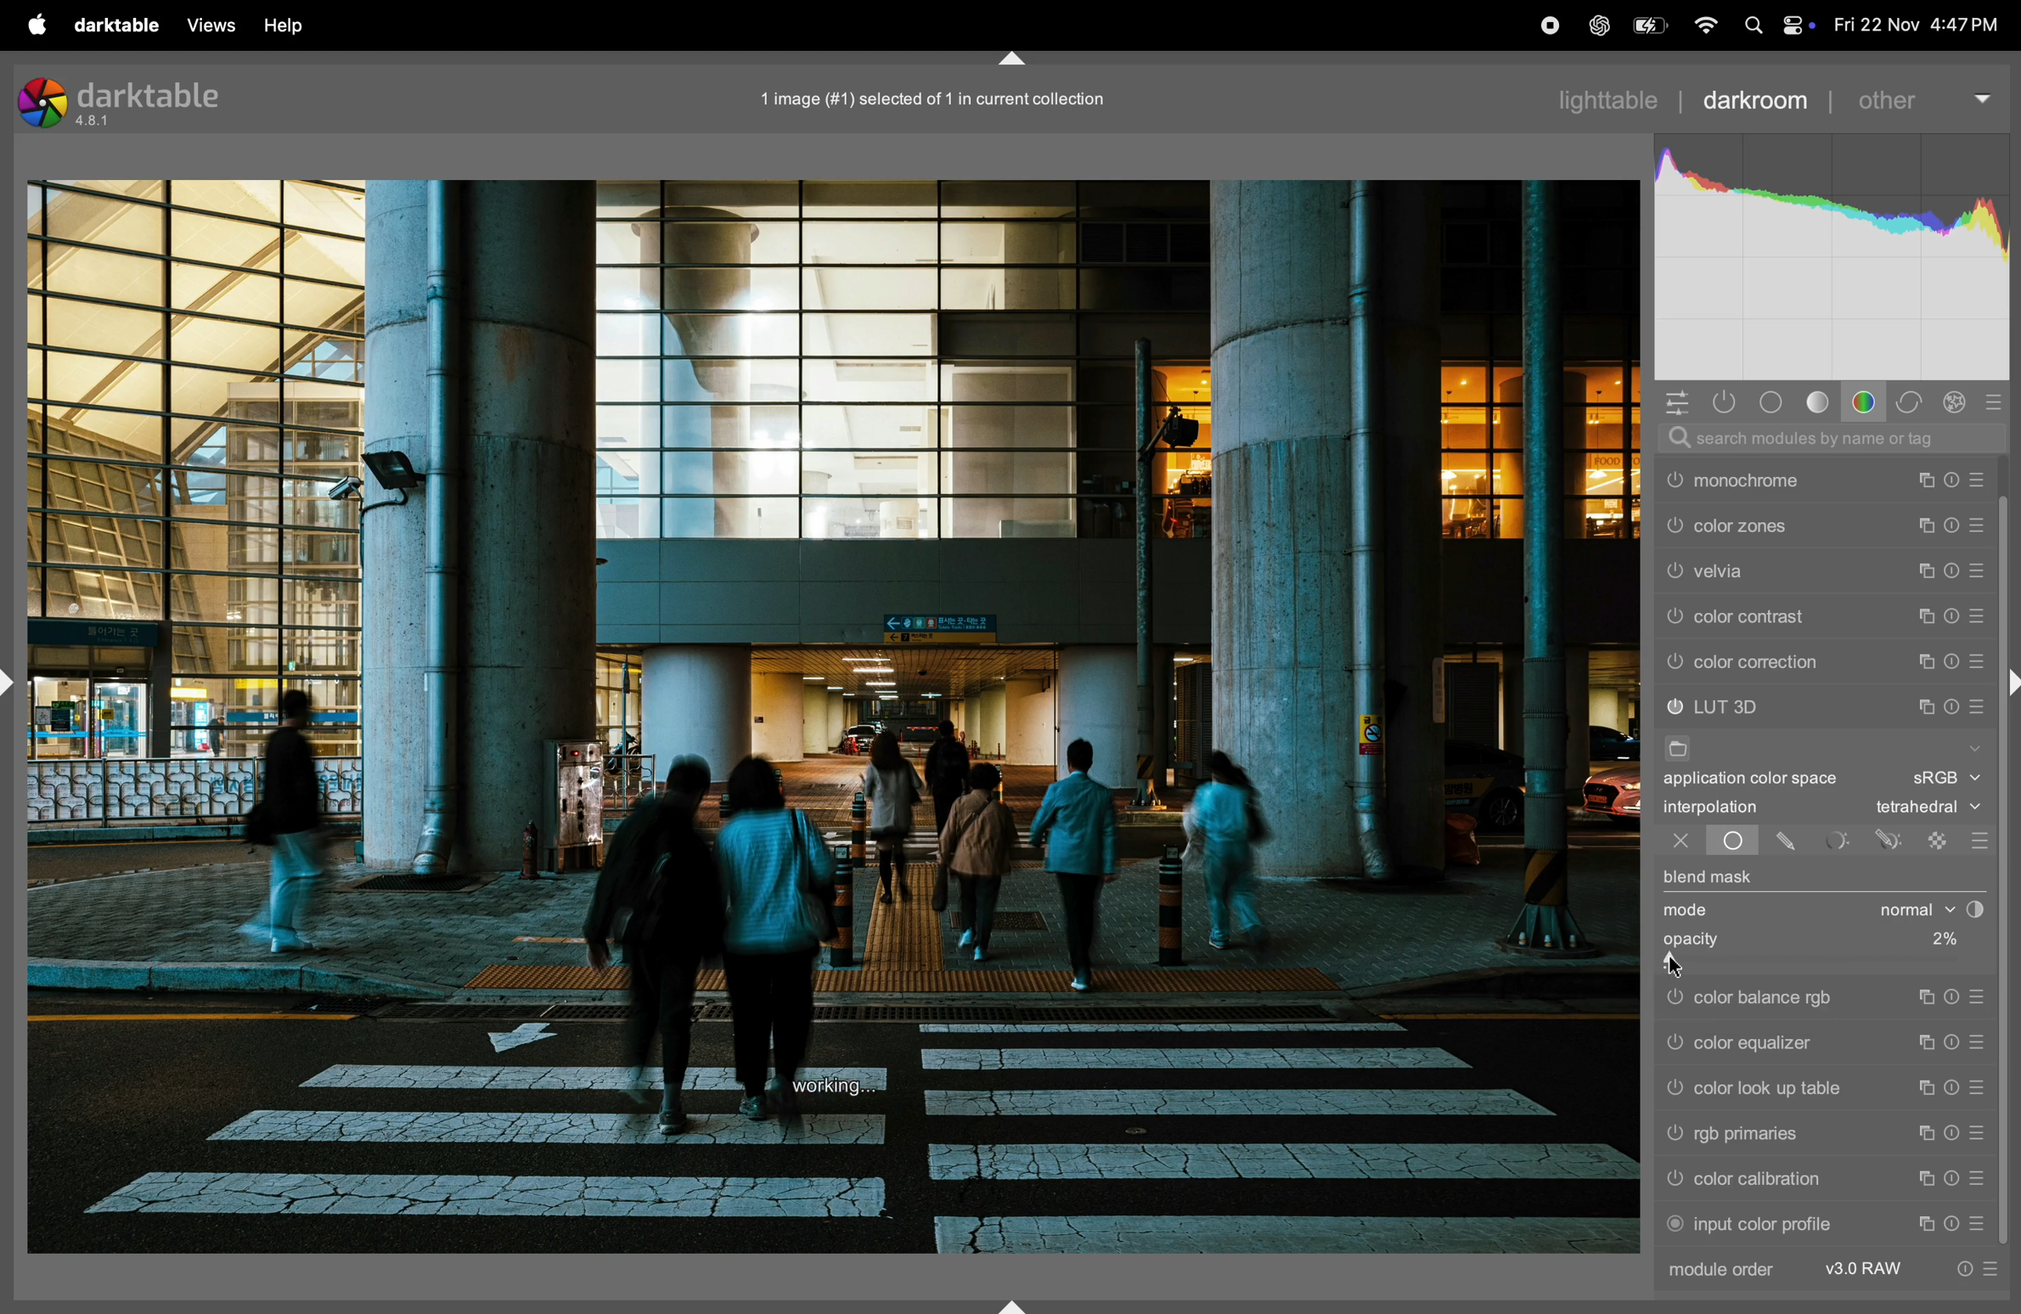 This screenshot has width=2021, height=1314. Describe the element at coordinates (1911, 401) in the screenshot. I see `correct` at that location.